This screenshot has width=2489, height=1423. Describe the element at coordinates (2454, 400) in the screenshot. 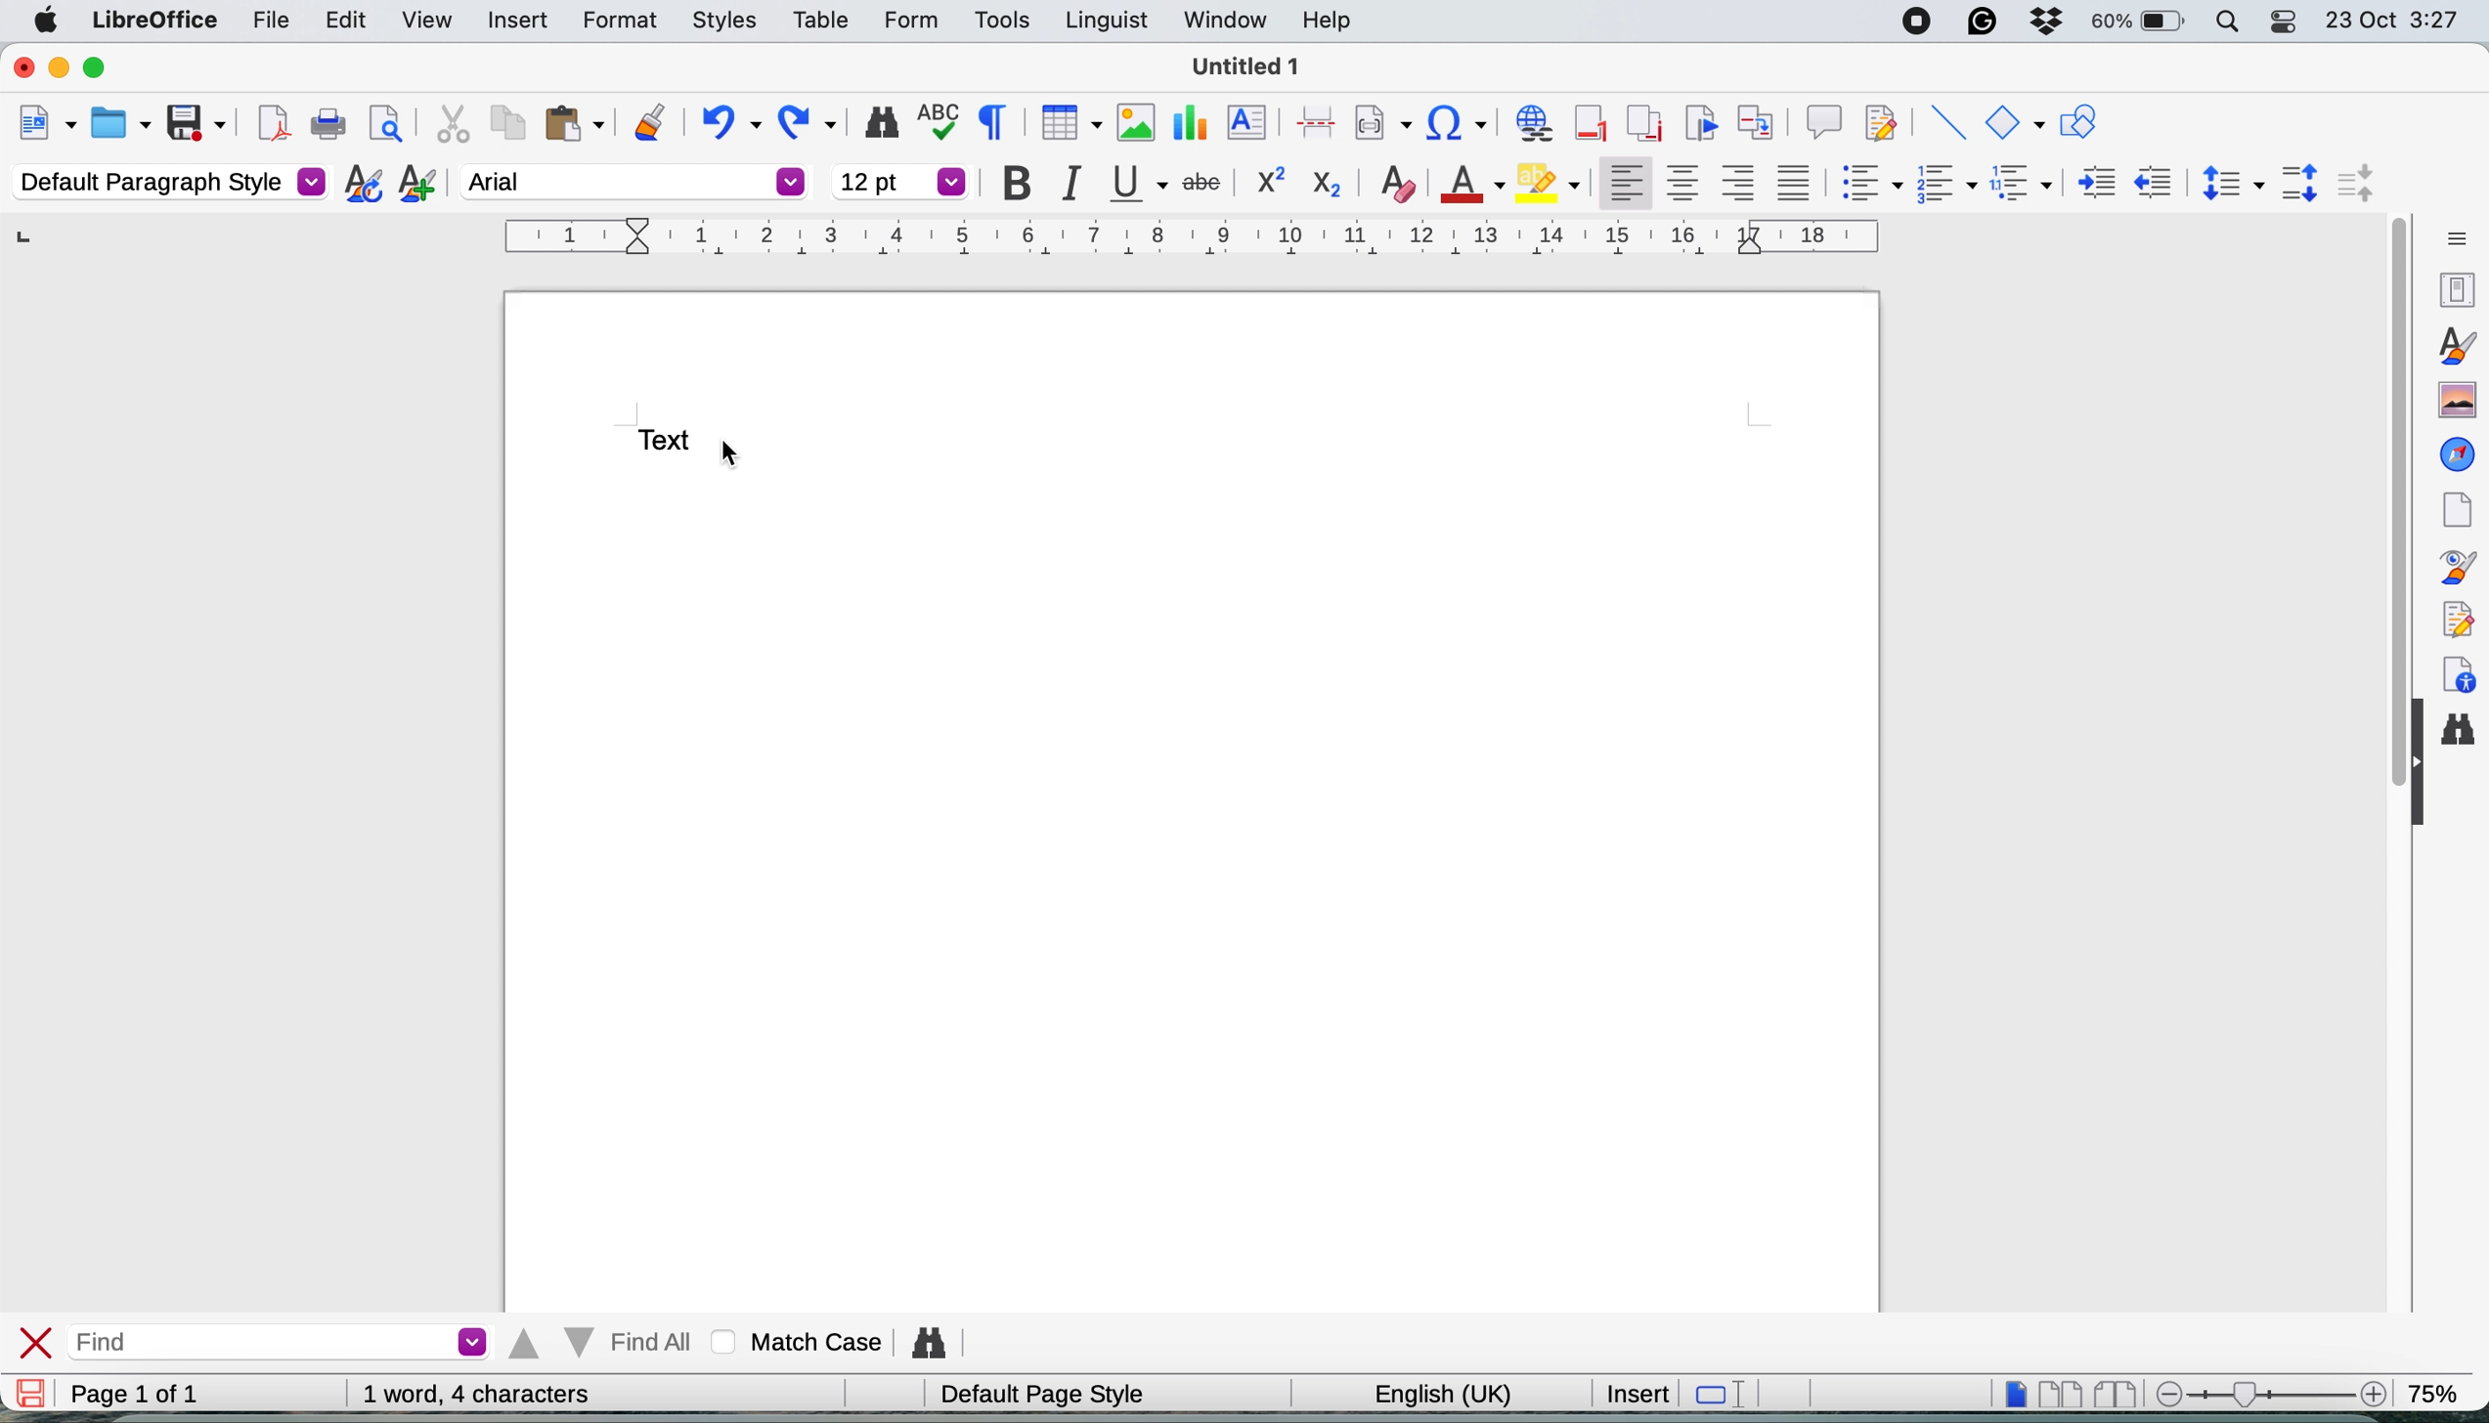

I see `gallery` at that location.